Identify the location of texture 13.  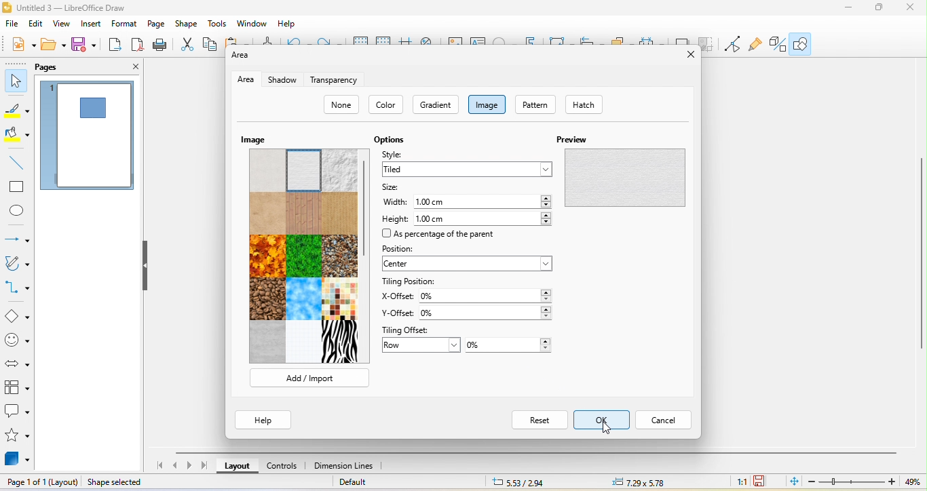
(267, 342).